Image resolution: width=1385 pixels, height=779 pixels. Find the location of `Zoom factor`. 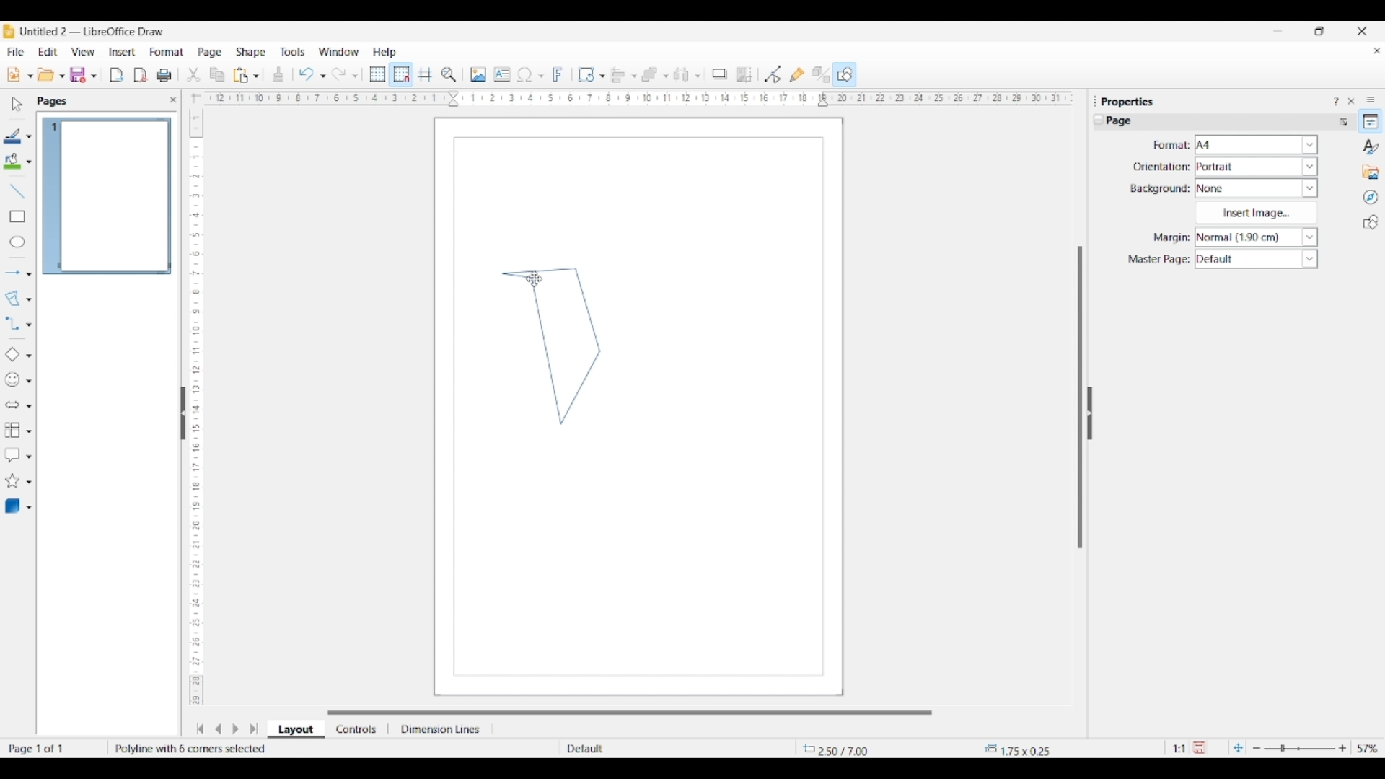

Zoom factor is located at coordinates (1368, 749).